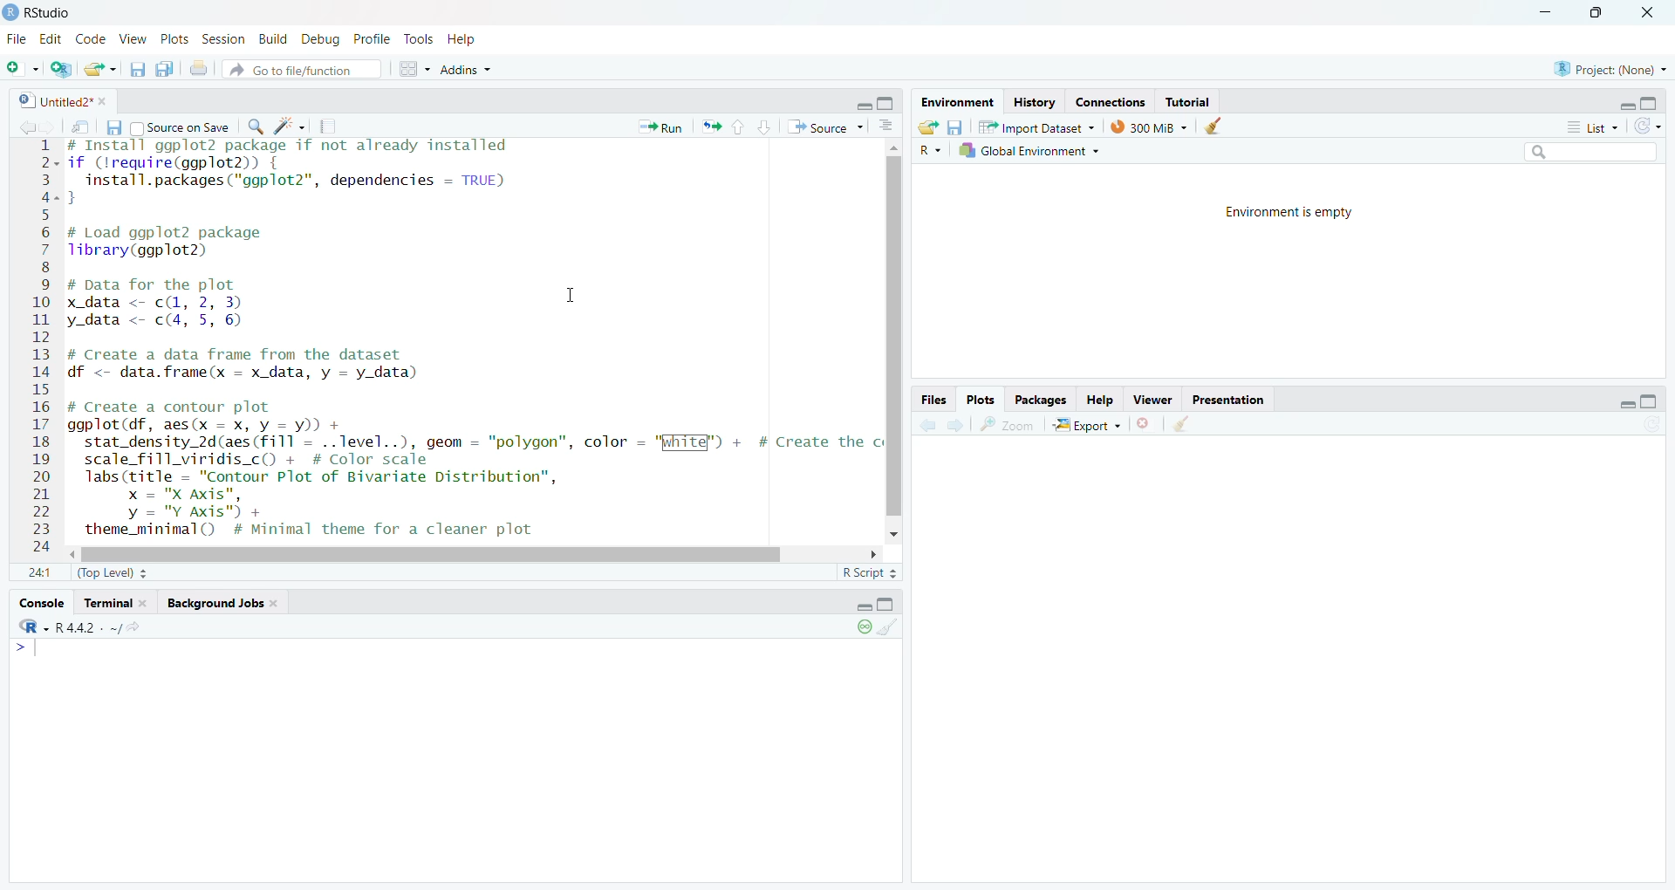  I want to click on hide r script, so click(1624, 401).